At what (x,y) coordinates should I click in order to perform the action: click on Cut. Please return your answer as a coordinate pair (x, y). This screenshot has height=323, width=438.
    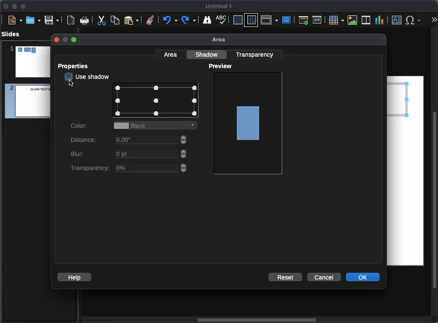
    Looking at the image, I should click on (101, 20).